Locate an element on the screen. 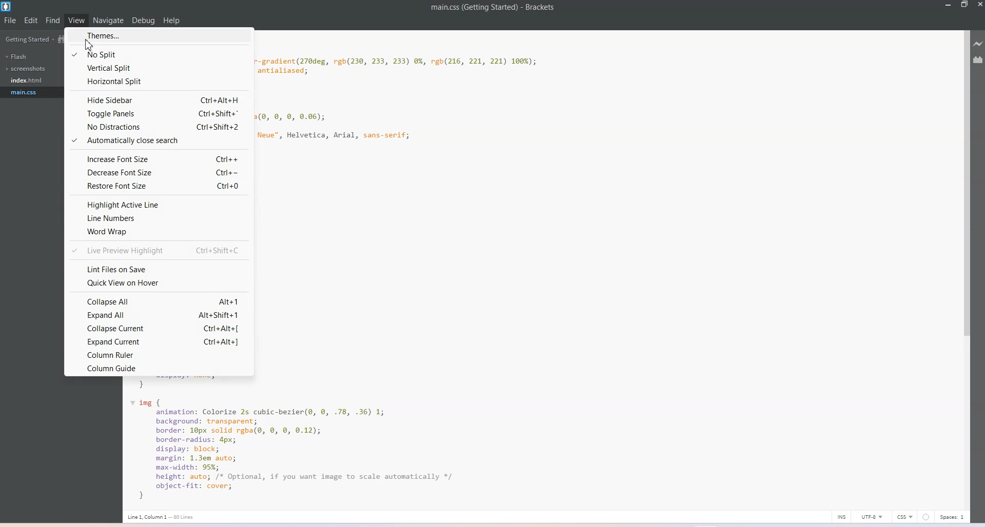 This screenshot has width=985, height=527. Themes is located at coordinates (158, 35).